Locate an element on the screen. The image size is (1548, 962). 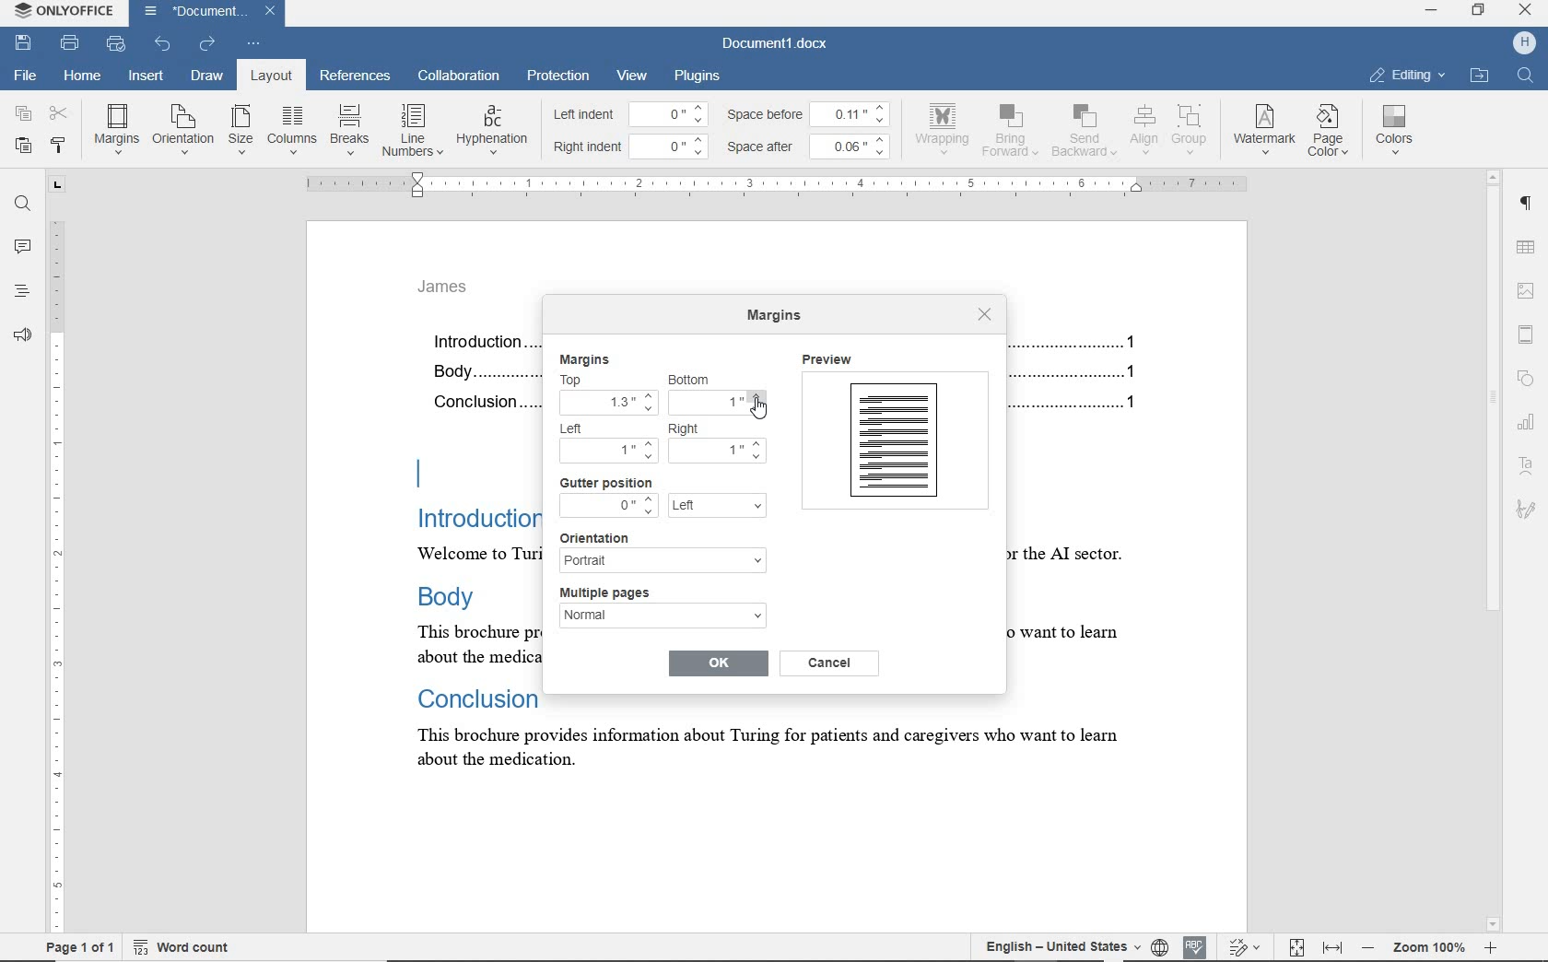
line numbers is located at coordinates (411, 130).